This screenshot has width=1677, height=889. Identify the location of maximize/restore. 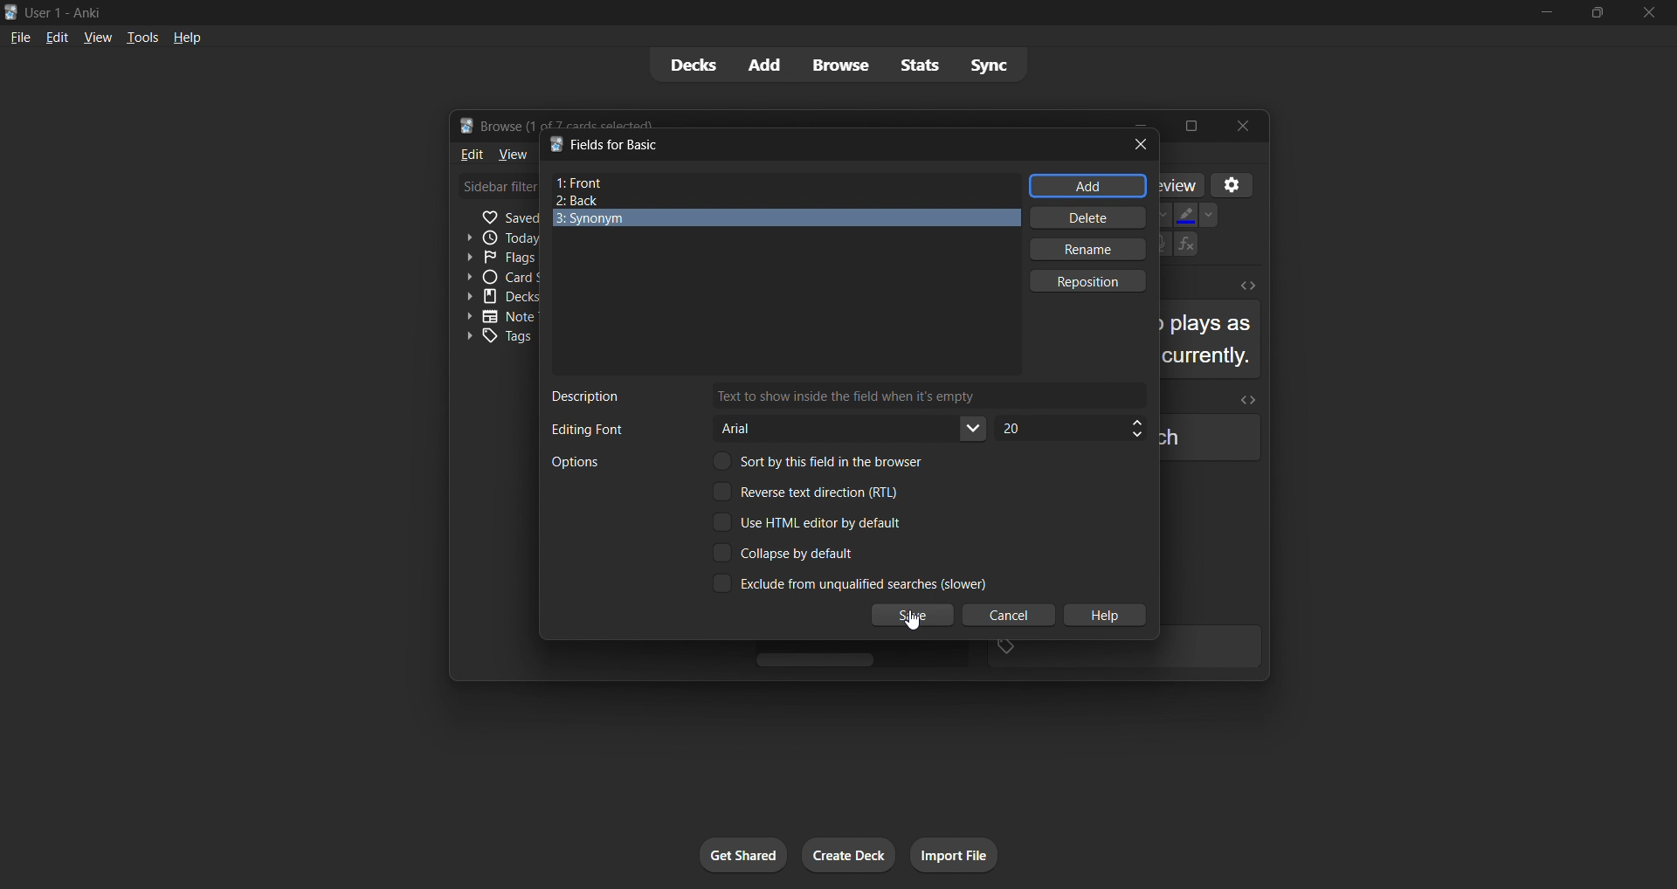
(1595, 14).